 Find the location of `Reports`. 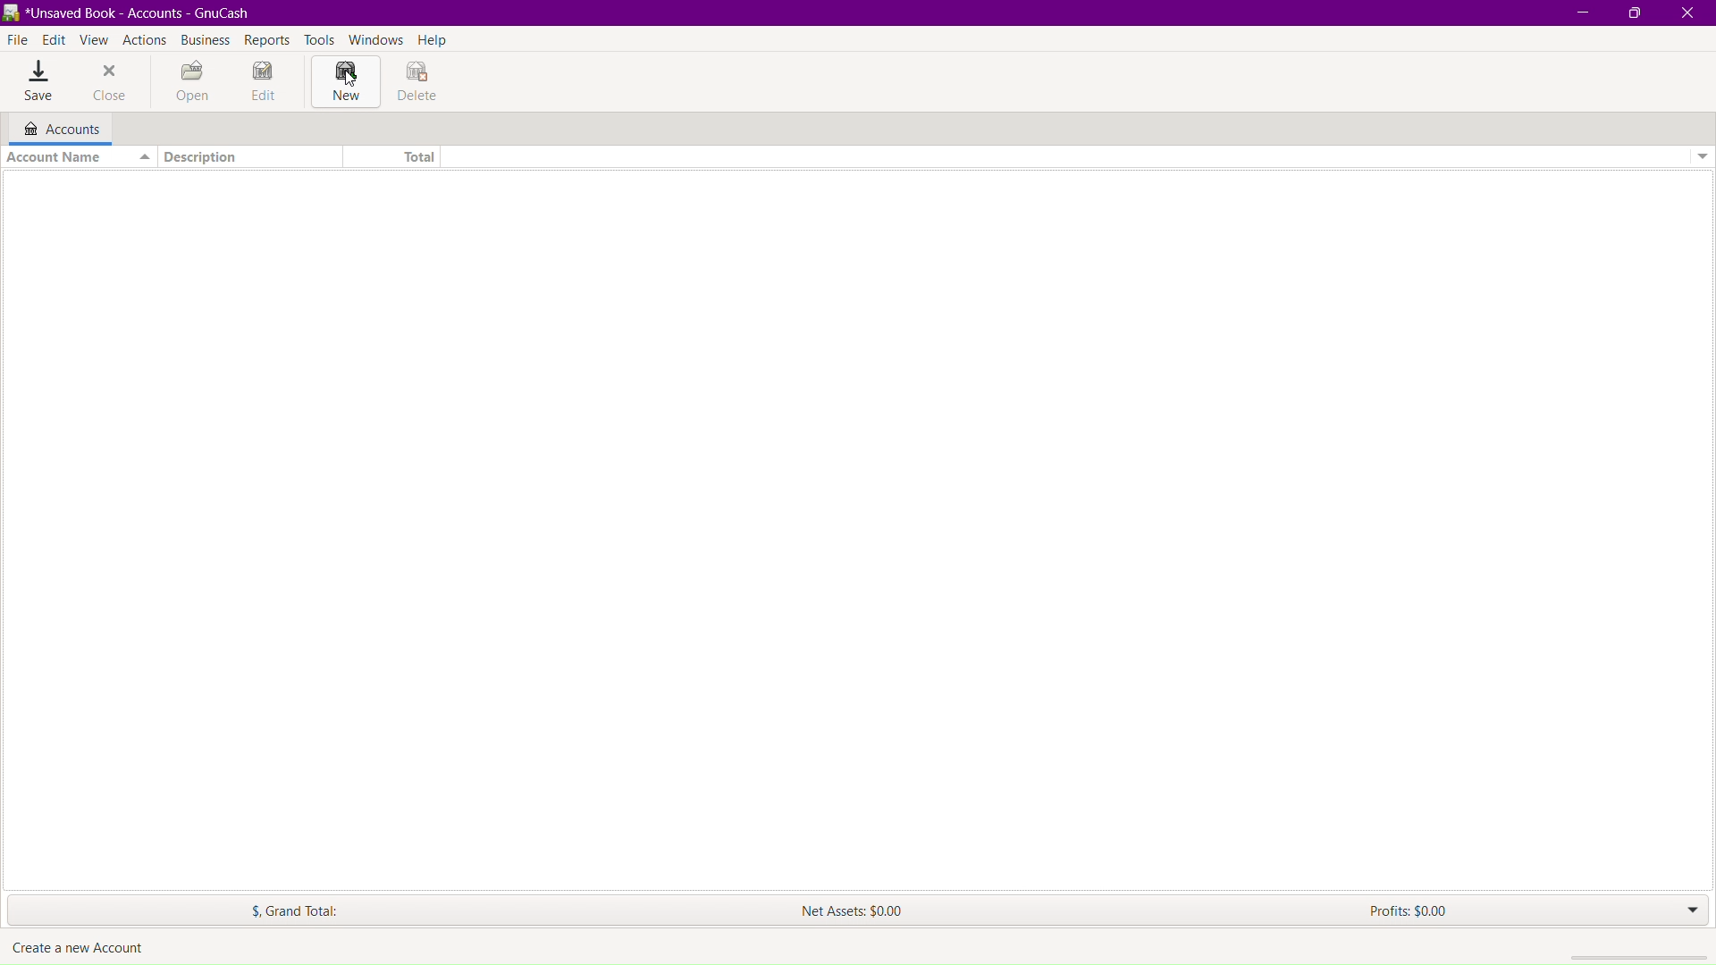

Reports is located at coordinates (264, 38).